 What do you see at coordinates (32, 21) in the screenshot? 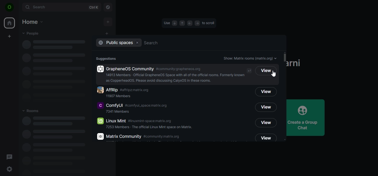
I see `home` at bounding box center [32, 21].